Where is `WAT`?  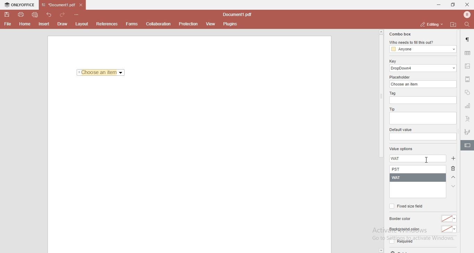
WAT is located at coordinates (399, 159).